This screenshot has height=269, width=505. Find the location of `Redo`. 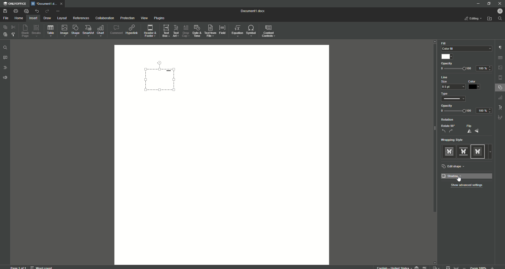

Redo is located at coordinates (47, 12).